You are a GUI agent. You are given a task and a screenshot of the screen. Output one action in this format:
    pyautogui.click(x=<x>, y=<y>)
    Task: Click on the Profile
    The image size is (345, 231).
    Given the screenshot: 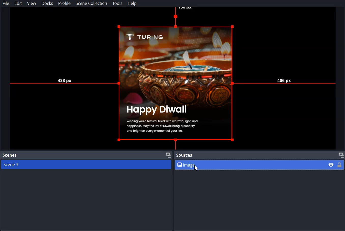 What is the action you would take?
    pyautogui.click(x=64, y=4)
    